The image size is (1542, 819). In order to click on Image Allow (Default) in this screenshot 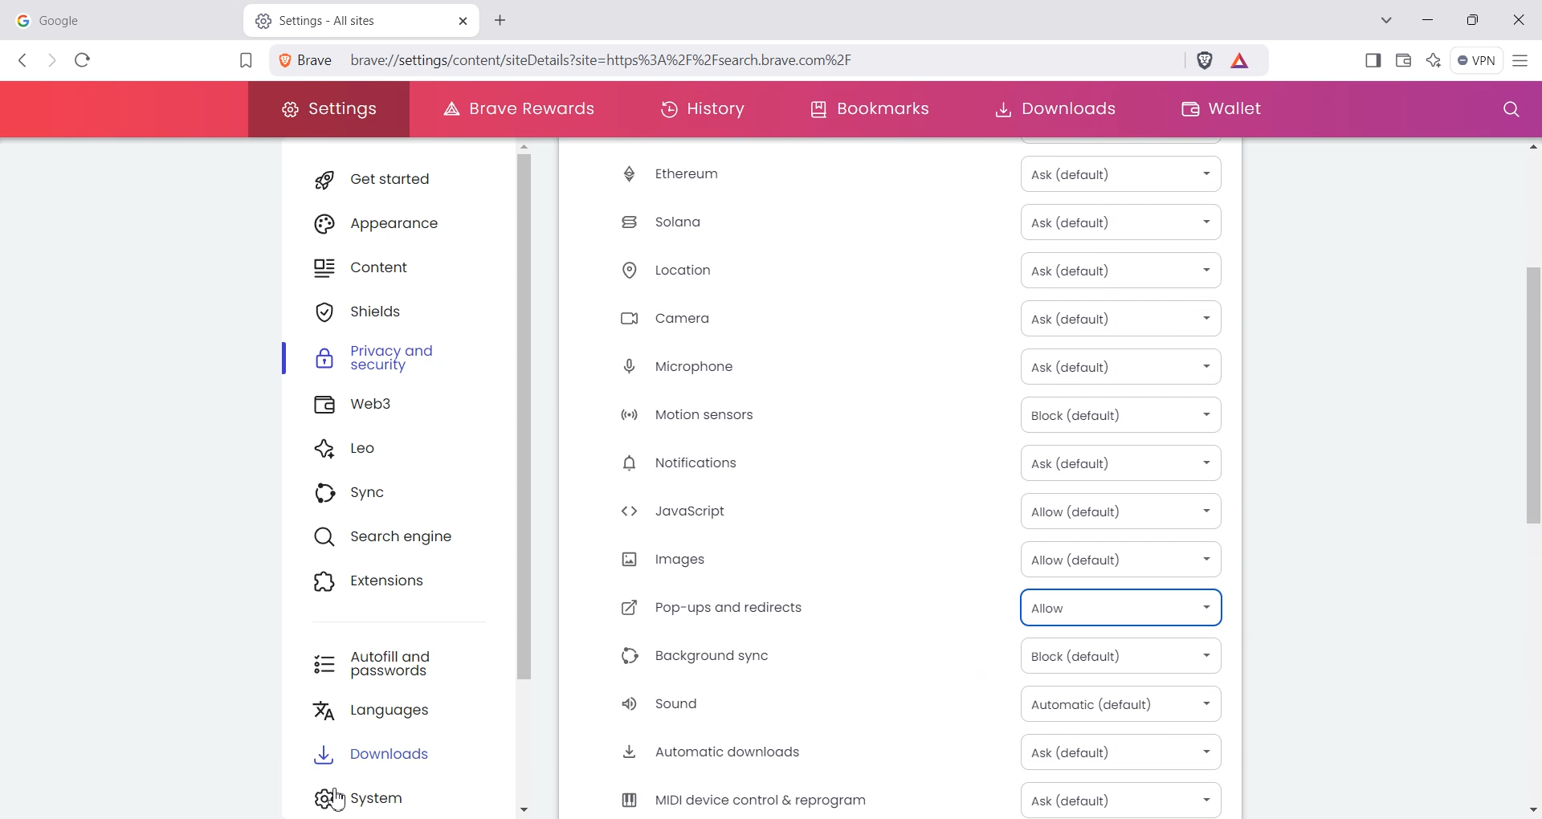, I will do `click(904, 560)`.